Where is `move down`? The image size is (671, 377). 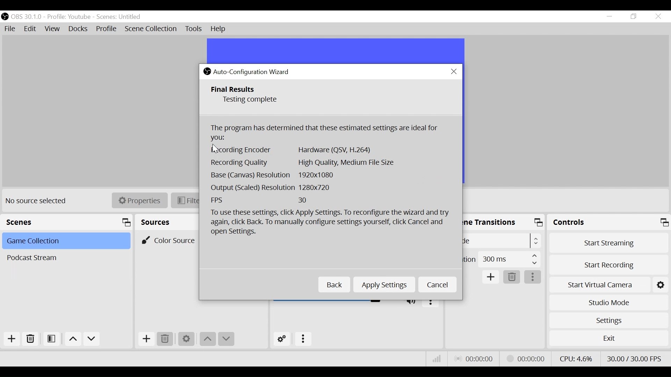
move down is located at coordinates (227, 340).